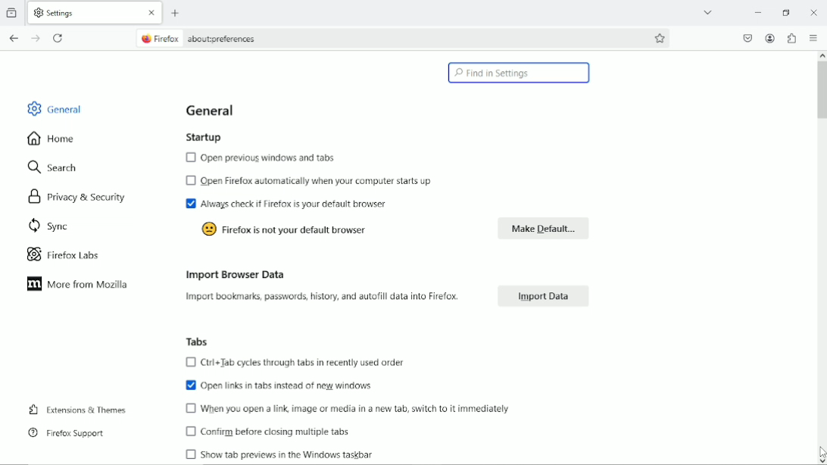 This screenshot has width=827, height=465. Describe the element at coordinates (813, 39) in the screenshot. I see `open application menu` at that location.